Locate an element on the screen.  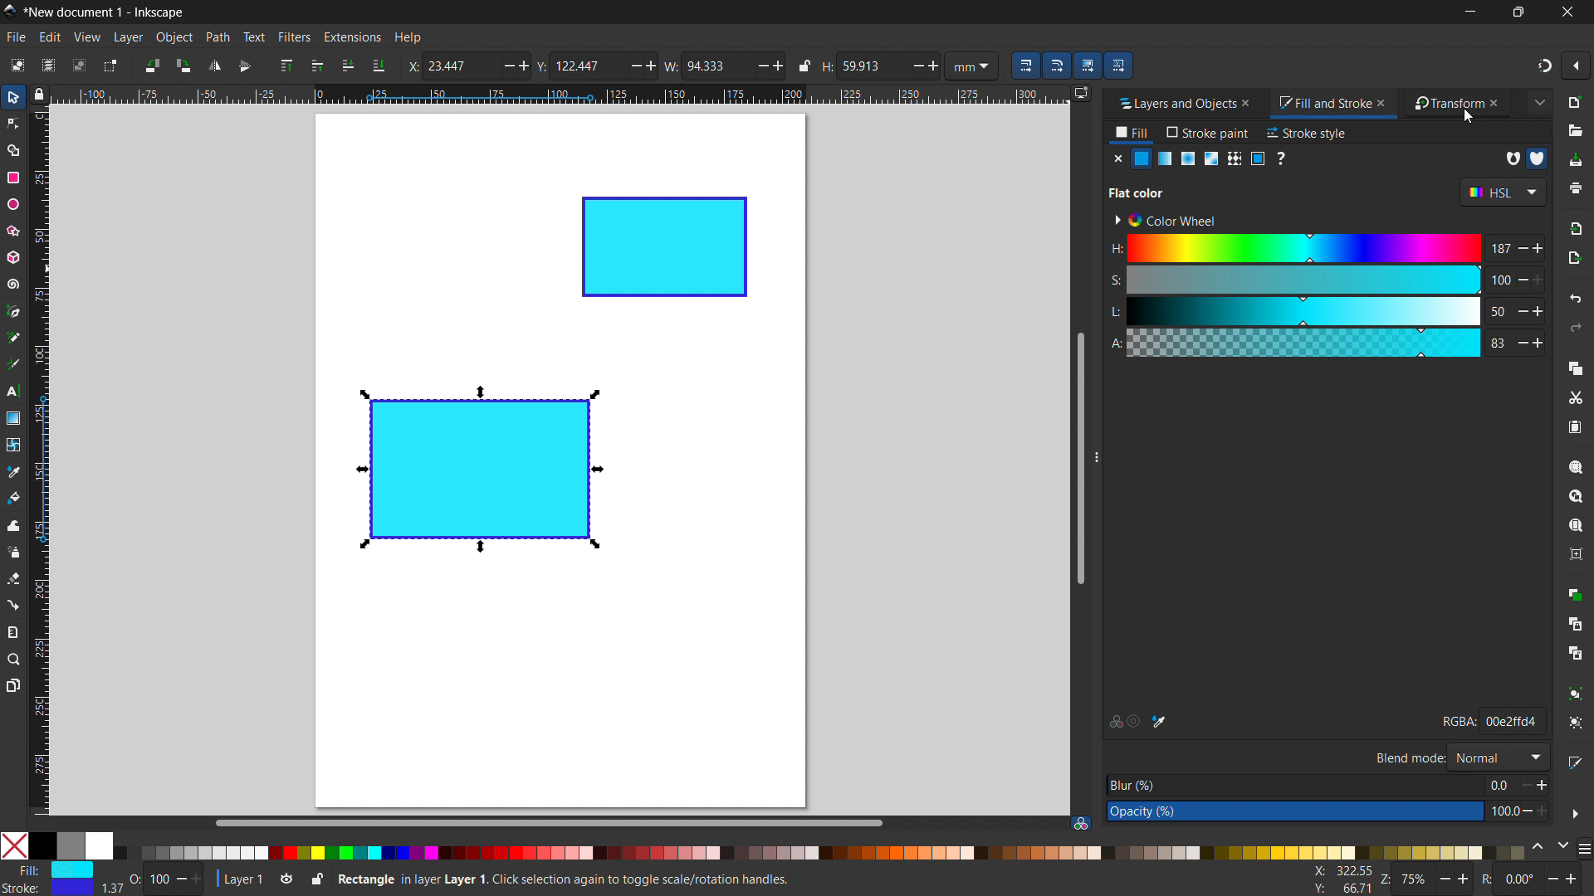
object 1 is located at coordinates (477, 470).